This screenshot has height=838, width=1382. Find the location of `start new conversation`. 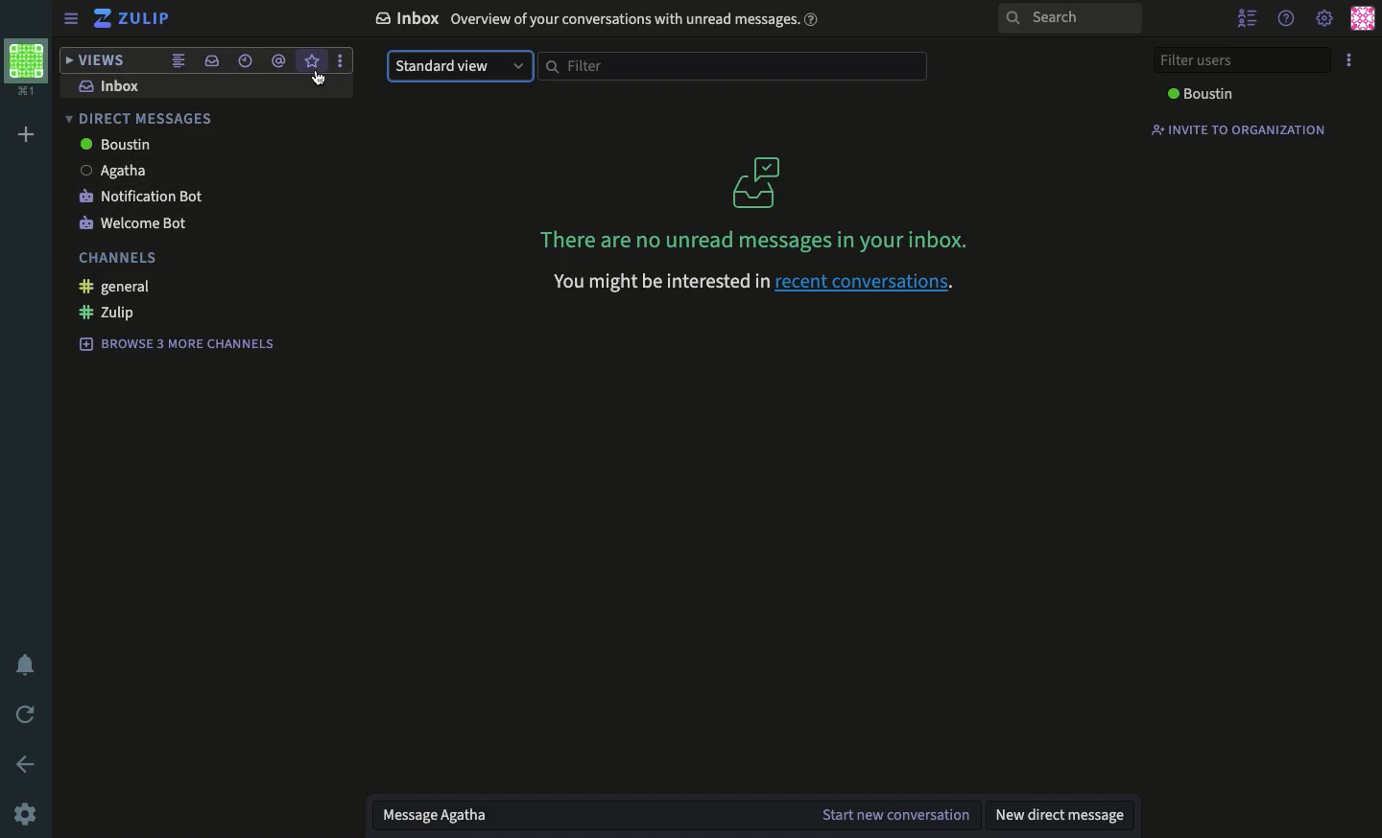

start new conversation is located at coordinates (897, 812).